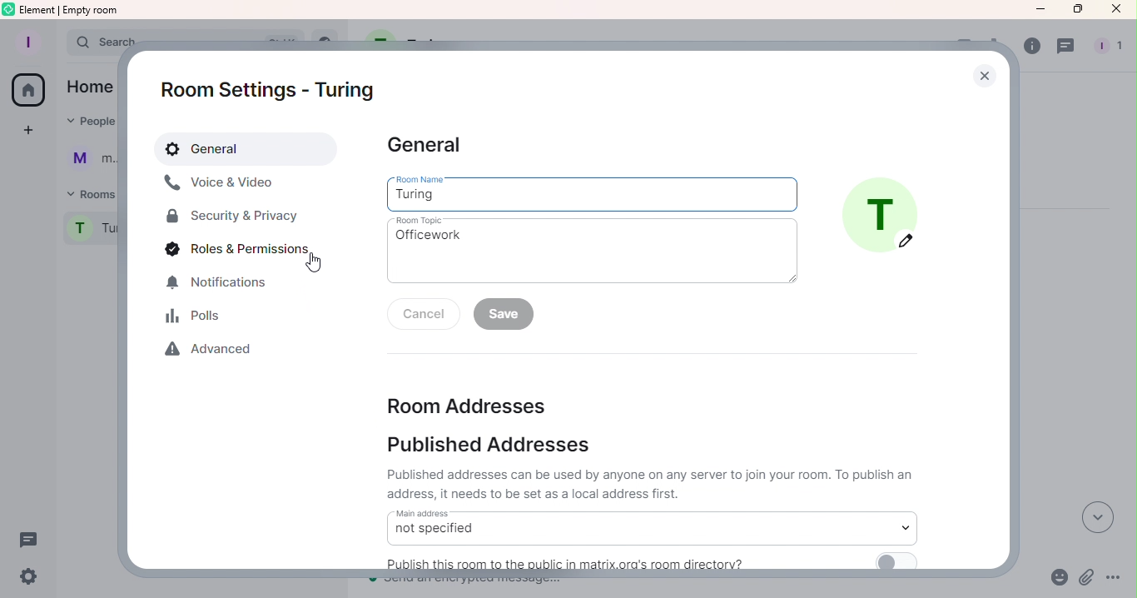 The image size is (1137, 598). I want to click on Attachment, so click(1085, 580).